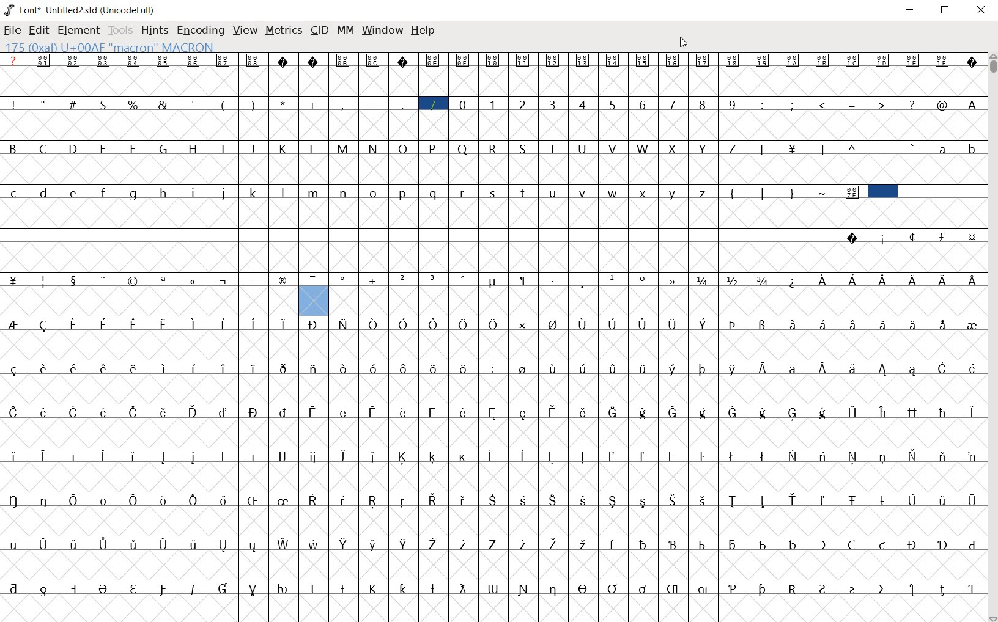  Describe the element at coordinates (196, 148) in the screenshot. I see `H` at that location.